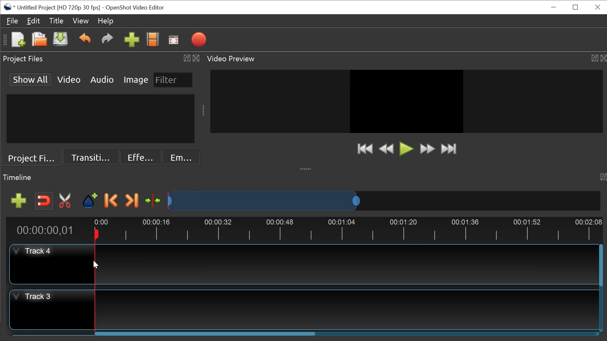 This screenshot has width=607, height=341. What do you see at coordinates (107, 40) in the screenshot?
I see `Redo` at bounding box center [107, 40].